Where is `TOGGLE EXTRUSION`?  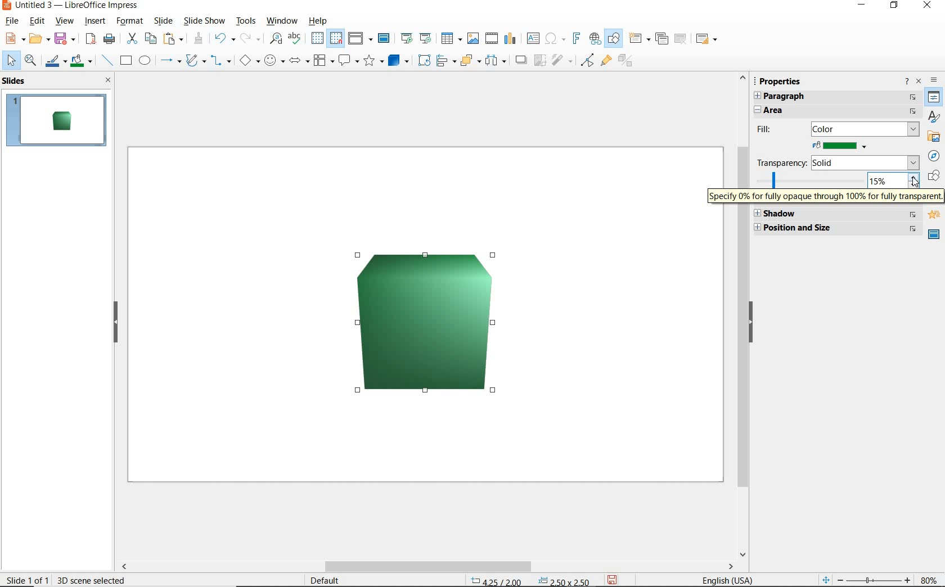
TOGGLE EXTRUSION is located at coordinates (627, 62).